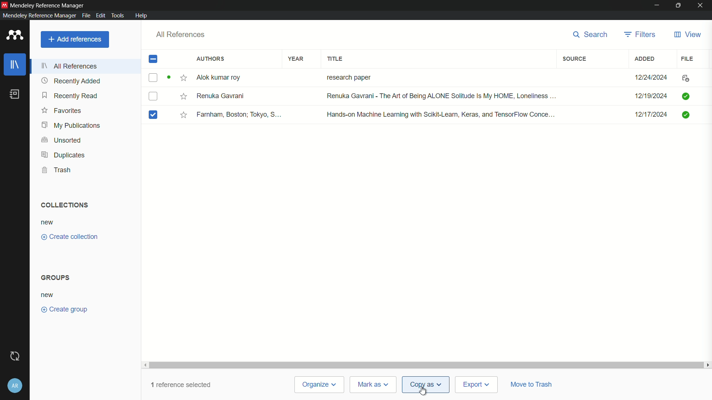  Describe the element at coordinates (440, 96) in the screenshot. I see `Renuka Gavrani - The Art of Being ALONE Solitude is my HOME, Loneliness...` at that location.